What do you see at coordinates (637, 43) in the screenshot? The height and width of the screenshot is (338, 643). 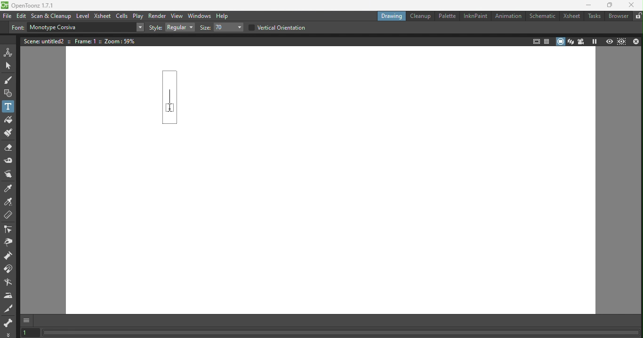 I see `Close` at bounding box center [637, 43].